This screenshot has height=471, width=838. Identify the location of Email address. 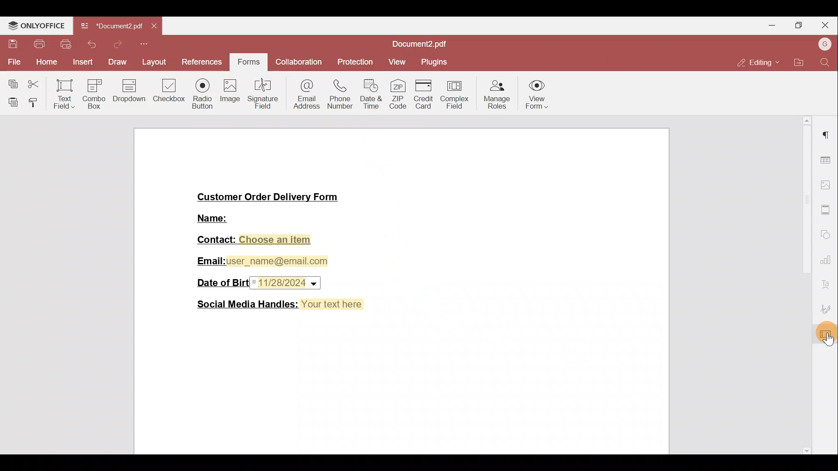
(306, 93).